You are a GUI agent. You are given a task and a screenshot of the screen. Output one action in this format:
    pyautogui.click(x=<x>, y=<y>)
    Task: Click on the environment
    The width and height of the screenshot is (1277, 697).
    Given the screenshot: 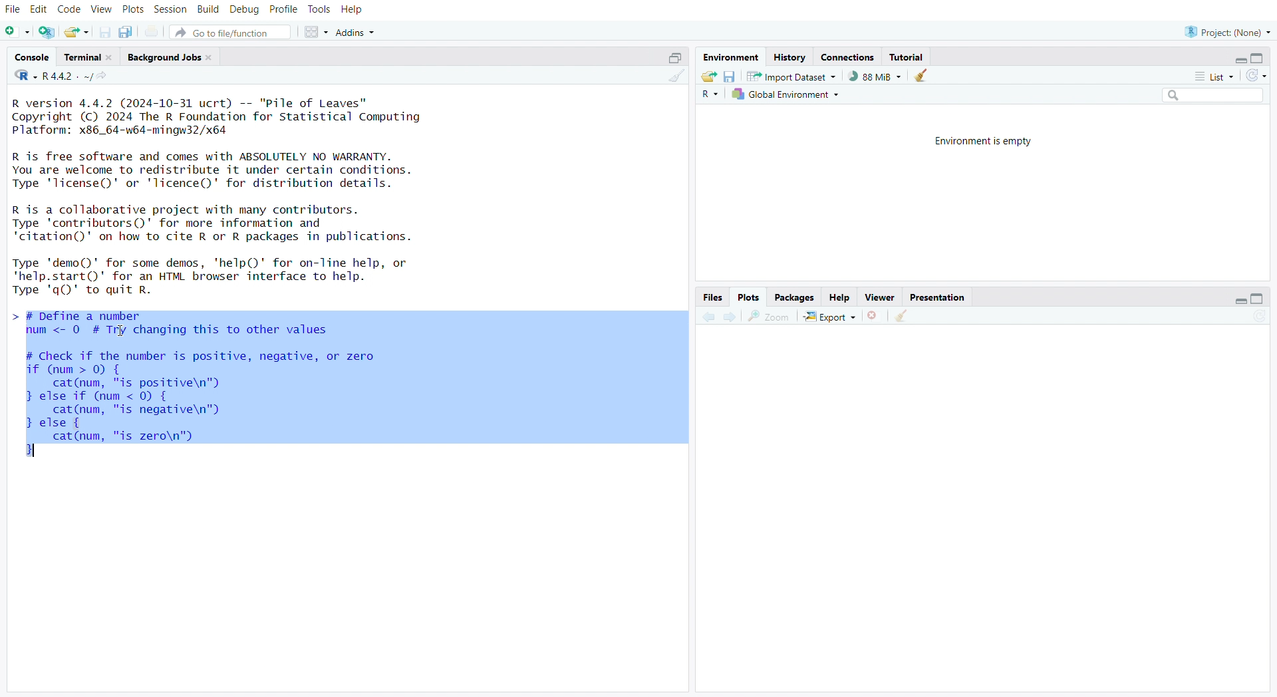 What is the action you would take?
    pyautogui.click(x=733, y=58)
    